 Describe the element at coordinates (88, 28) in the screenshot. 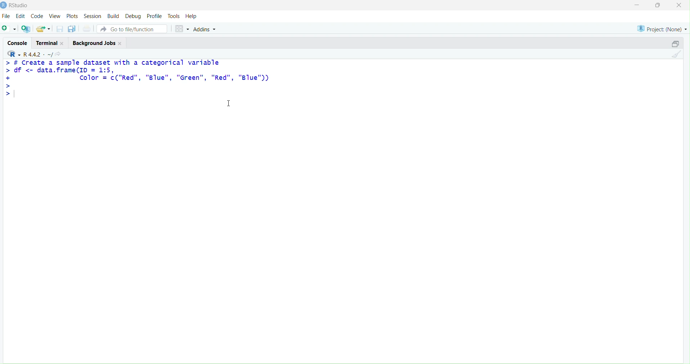

I see `print` at that location.